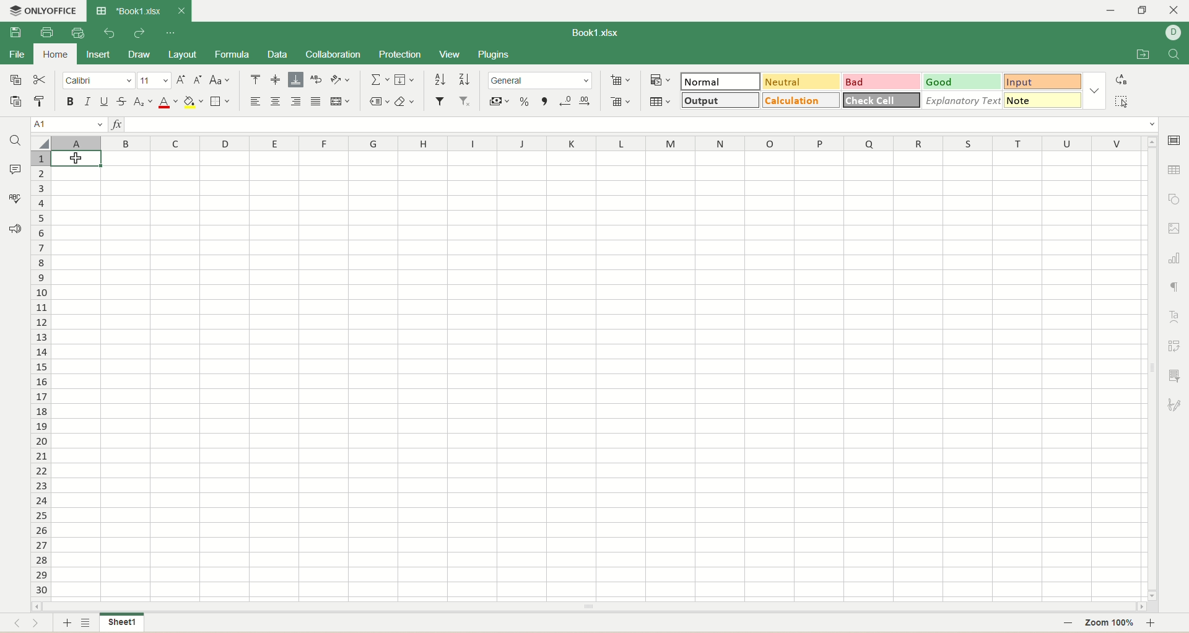  I want to click on align left, so click(256, 102).